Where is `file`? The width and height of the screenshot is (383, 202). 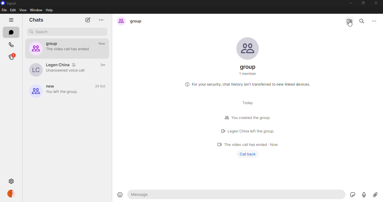
file is located at coordinates (5, 10).